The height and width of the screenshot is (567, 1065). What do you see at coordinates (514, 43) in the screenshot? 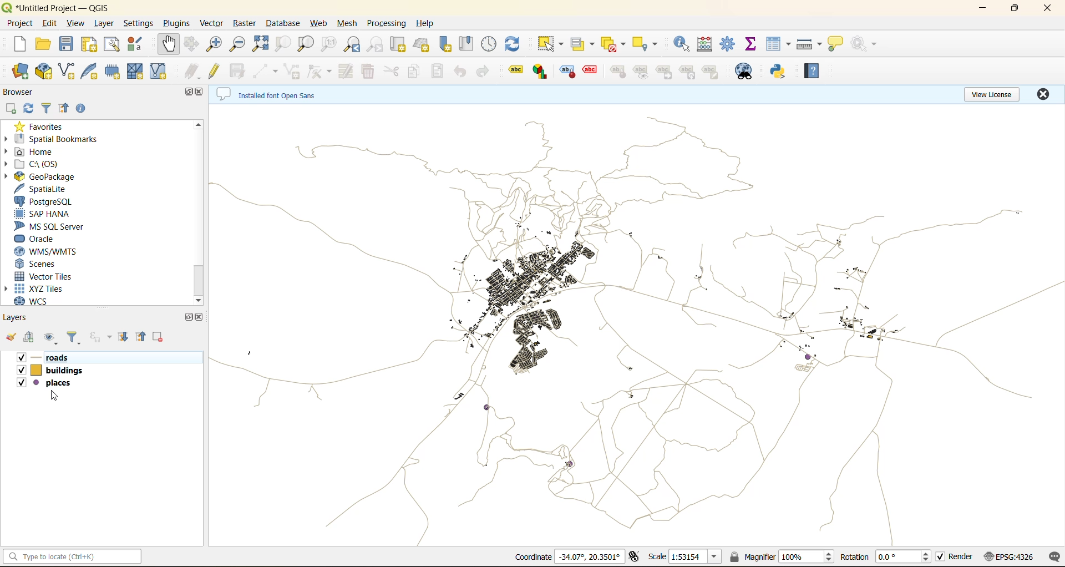
I see `refresh` at bounding box center [514, 43].